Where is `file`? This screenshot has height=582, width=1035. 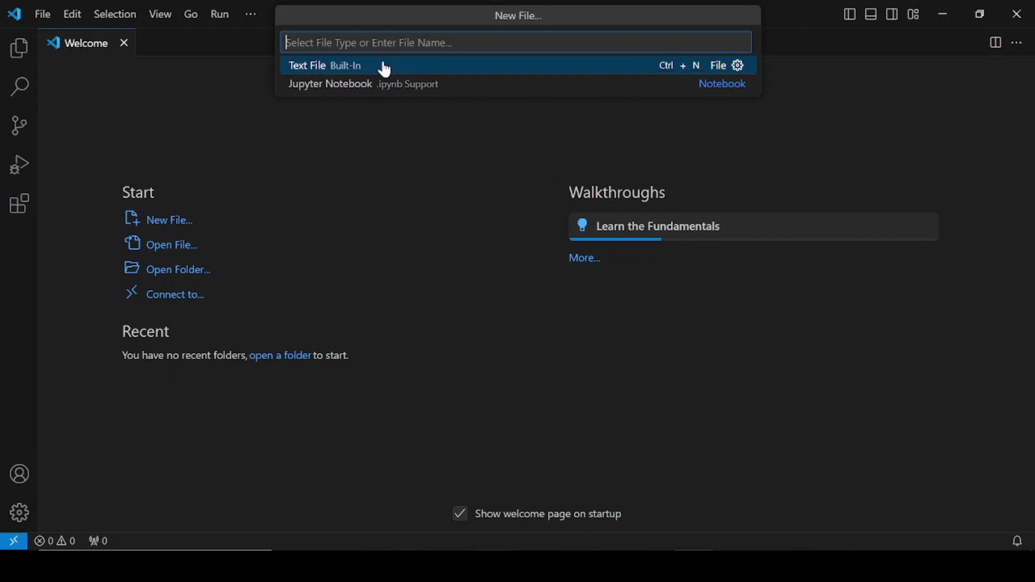
file is located at coordinates (42, 13).